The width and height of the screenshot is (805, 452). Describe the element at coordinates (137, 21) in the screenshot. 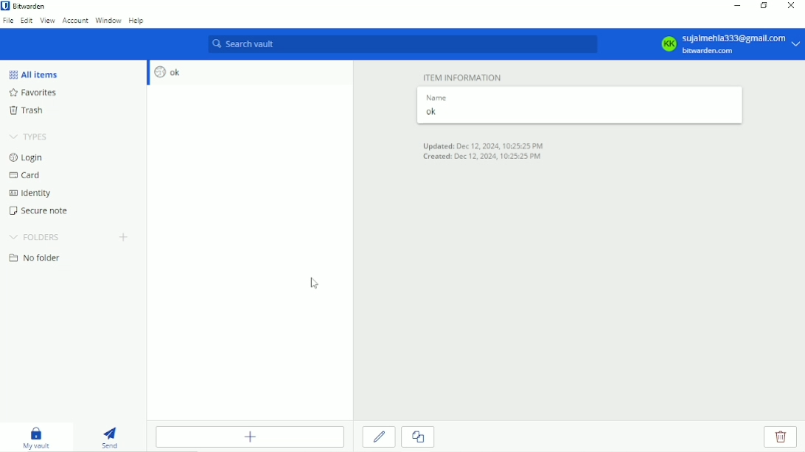

I see `Help` at that location.